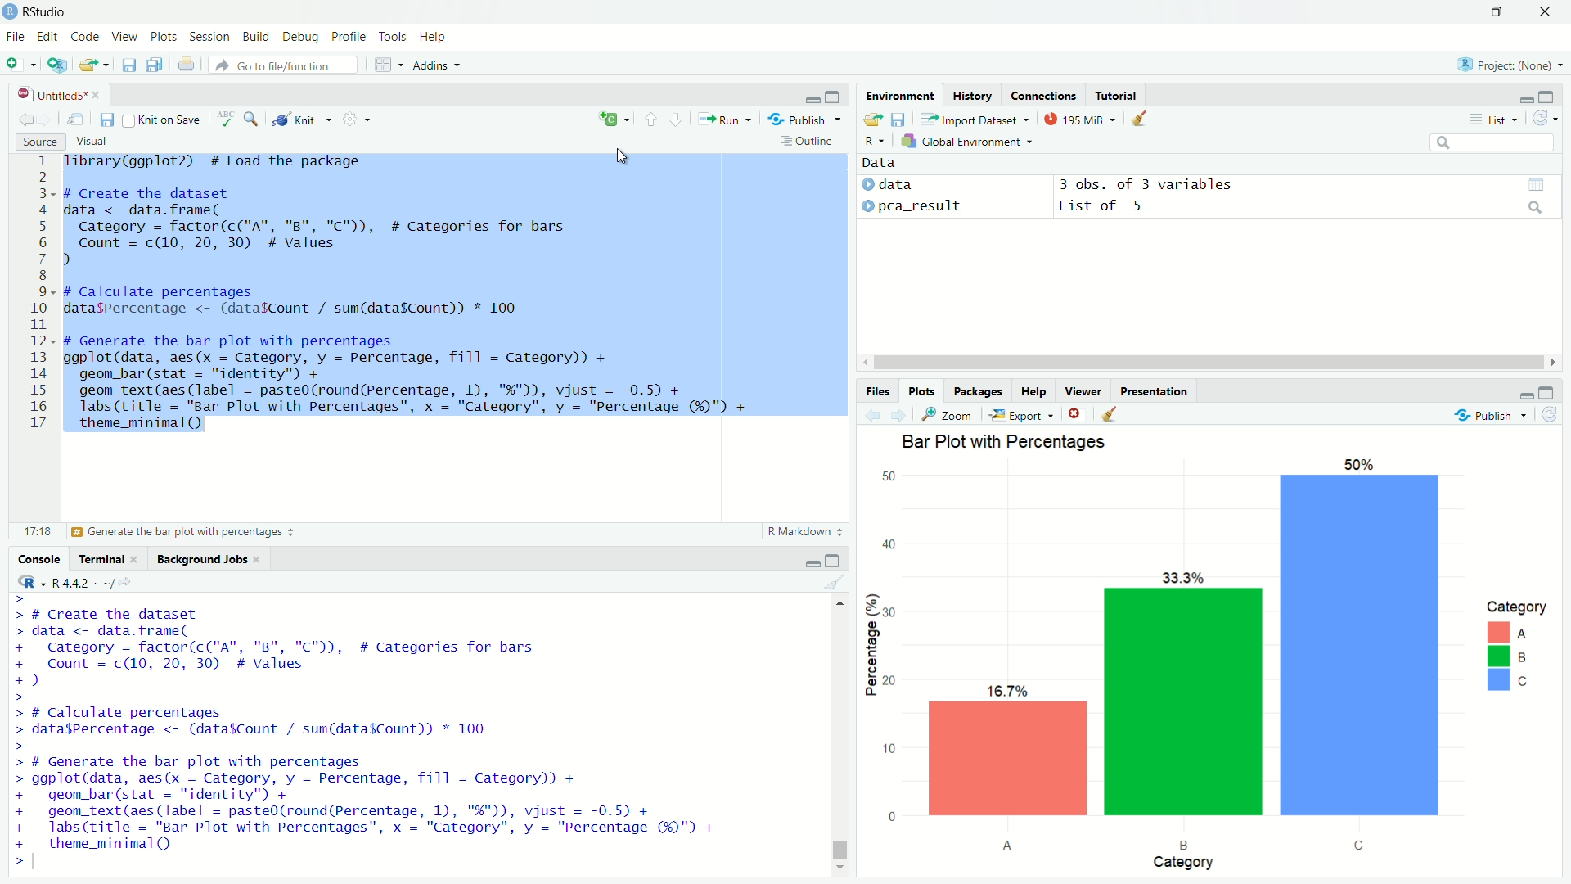  What do you see at coordinates (1043, 96) in the screenshot?
I see `connections` at bounding box center [1043, 96].